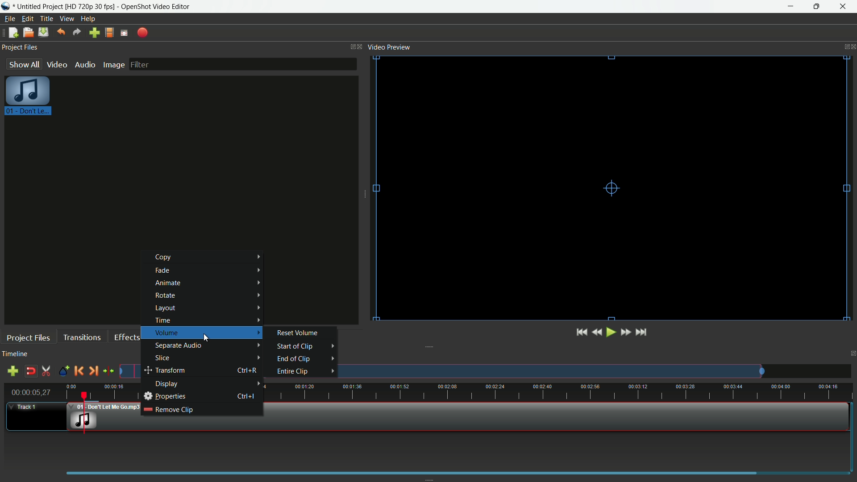 This screenshot has height=482, width=857. I want to click on minimize, so click(791, 7).